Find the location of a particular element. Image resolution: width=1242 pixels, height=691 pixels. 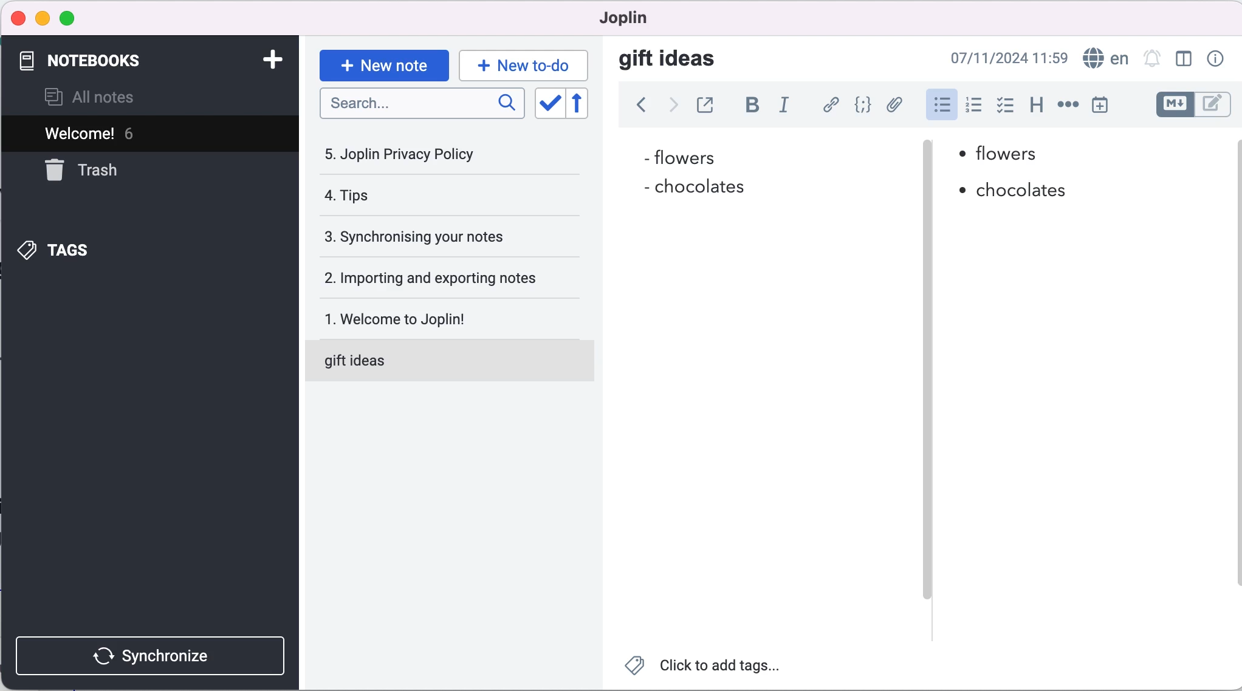

add file is located at coordinates (896, 106).